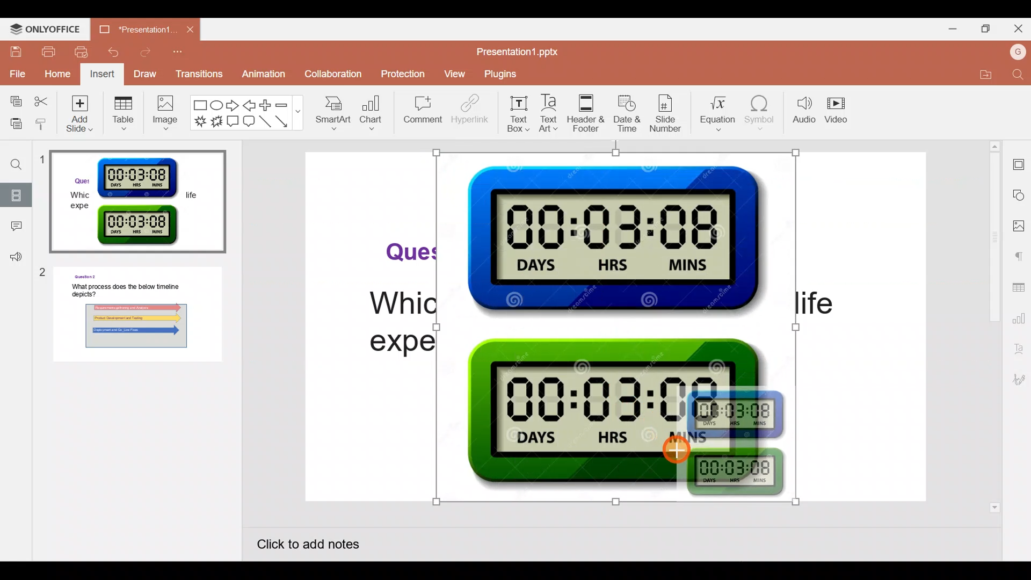 The image size is (1031, 580). Describe the element at coordinates (17, 54) in the screenshot. I see `Save` at that location.